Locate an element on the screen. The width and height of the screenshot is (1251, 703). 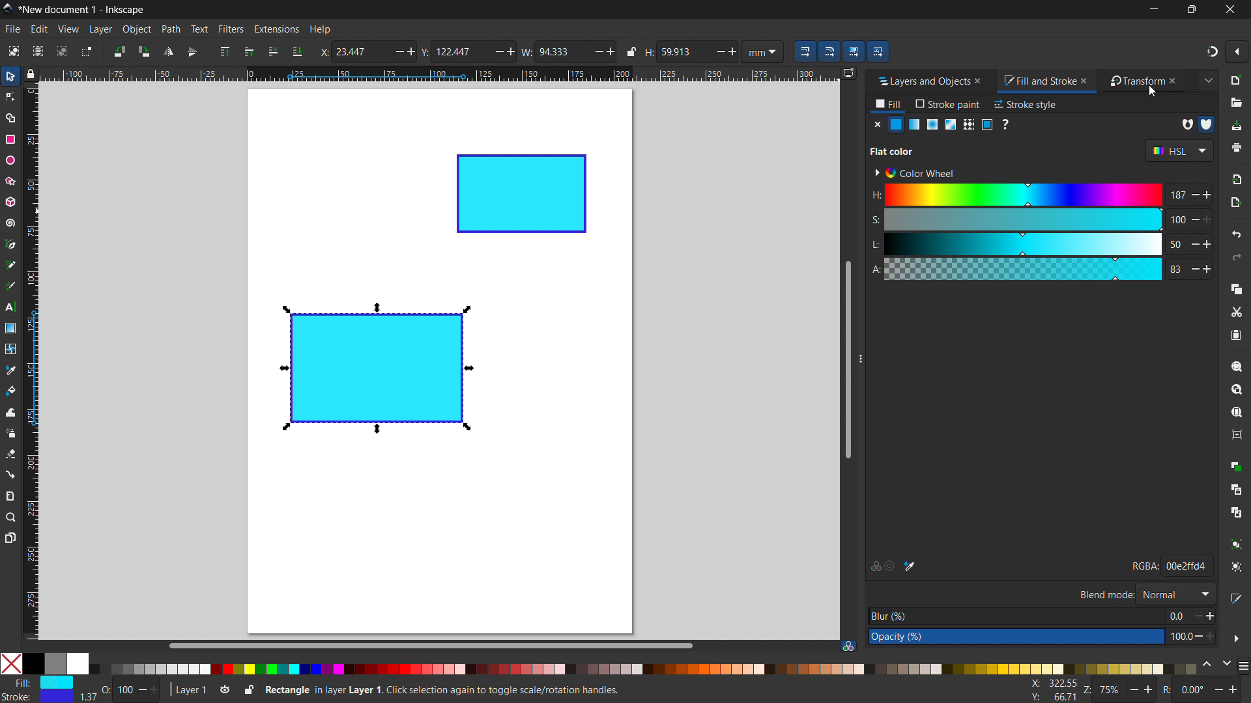
Minus/ Decrease is located at coordinates (496, 51).